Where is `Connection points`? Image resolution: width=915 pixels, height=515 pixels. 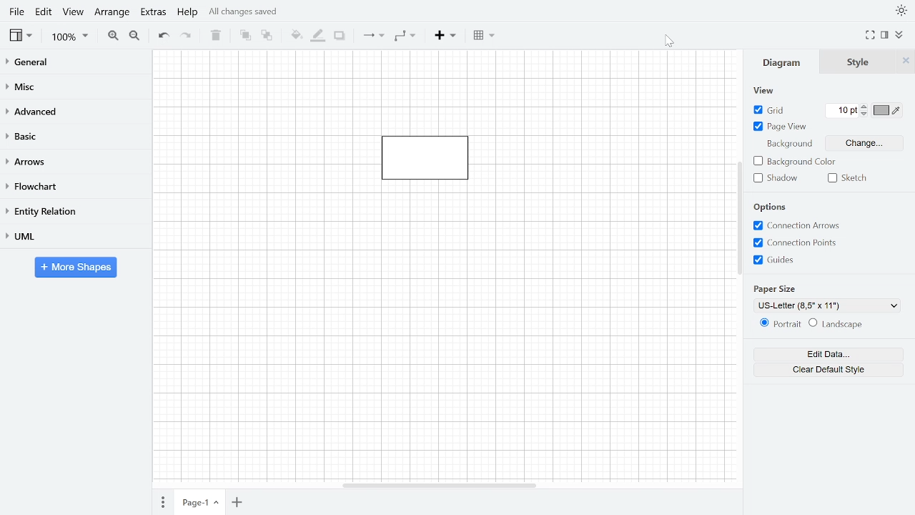
Connection points is located at coordinates (799, 242).